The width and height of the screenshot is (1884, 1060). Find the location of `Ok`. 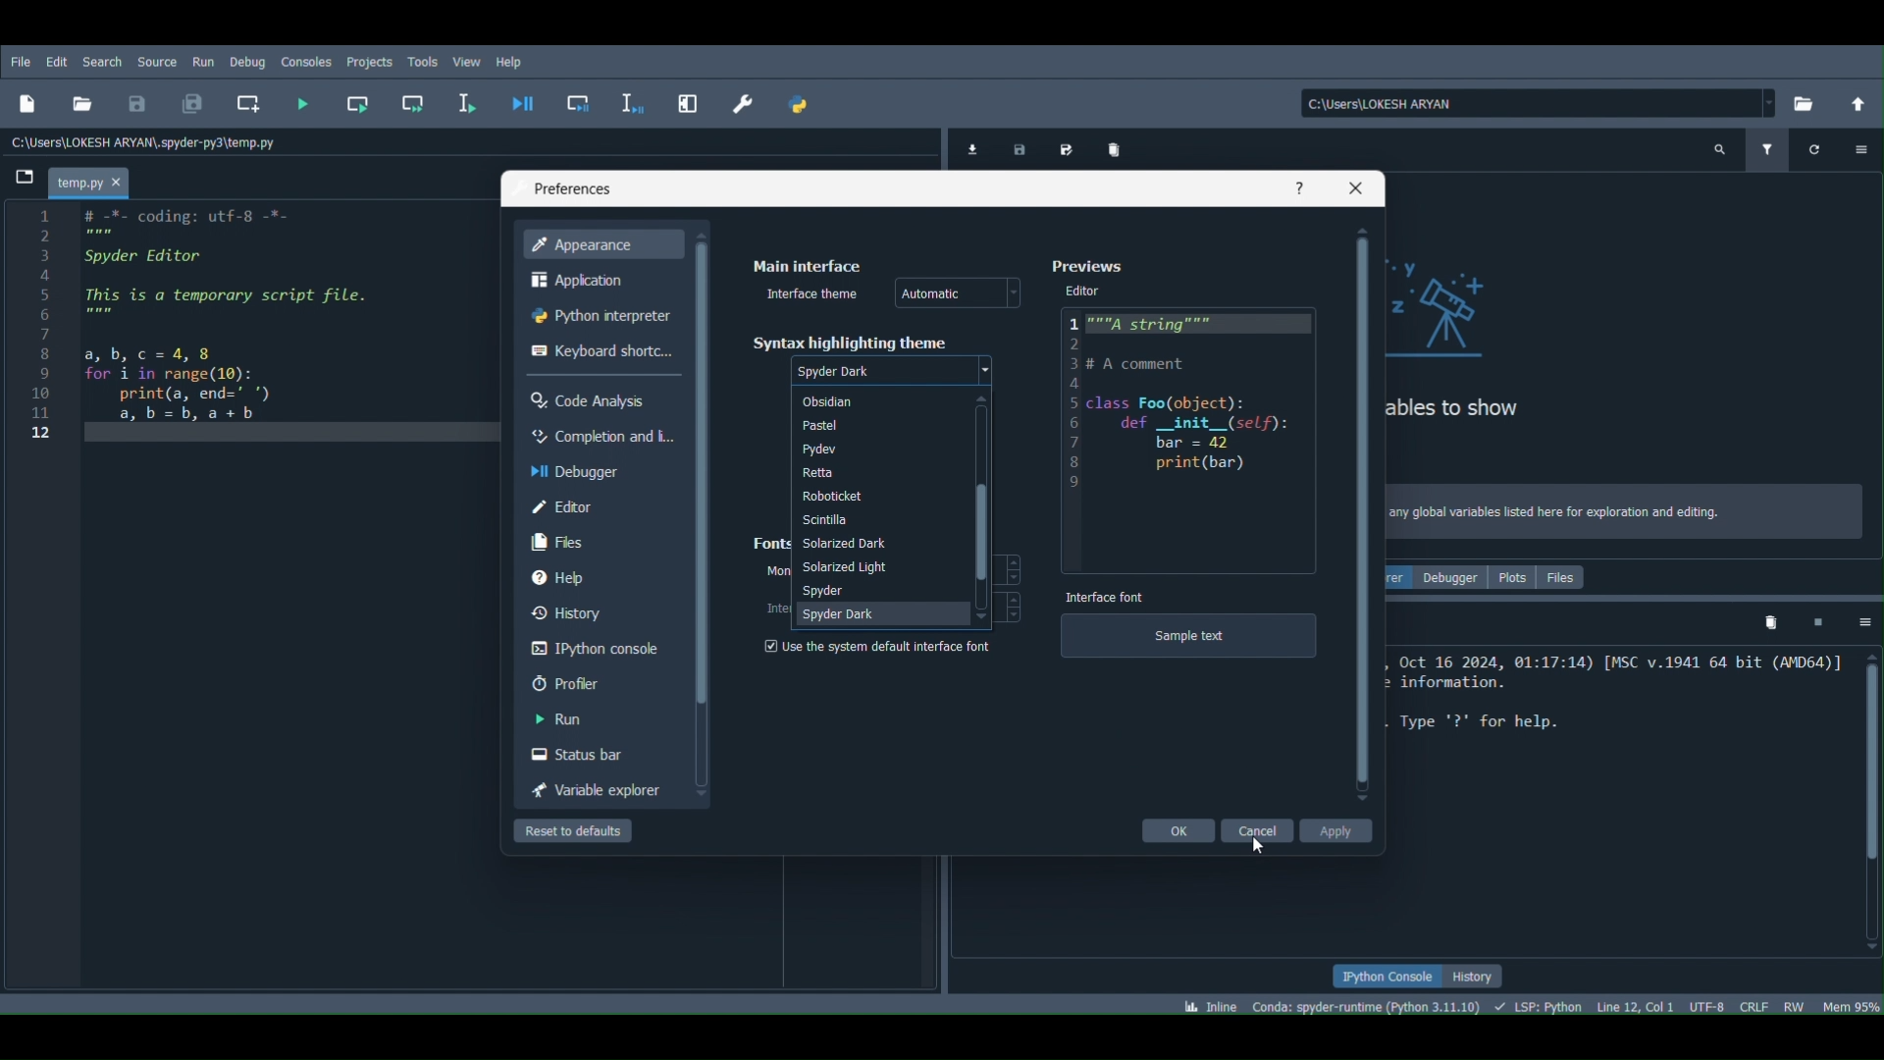

Ok is located at coordinates (1177, 829).